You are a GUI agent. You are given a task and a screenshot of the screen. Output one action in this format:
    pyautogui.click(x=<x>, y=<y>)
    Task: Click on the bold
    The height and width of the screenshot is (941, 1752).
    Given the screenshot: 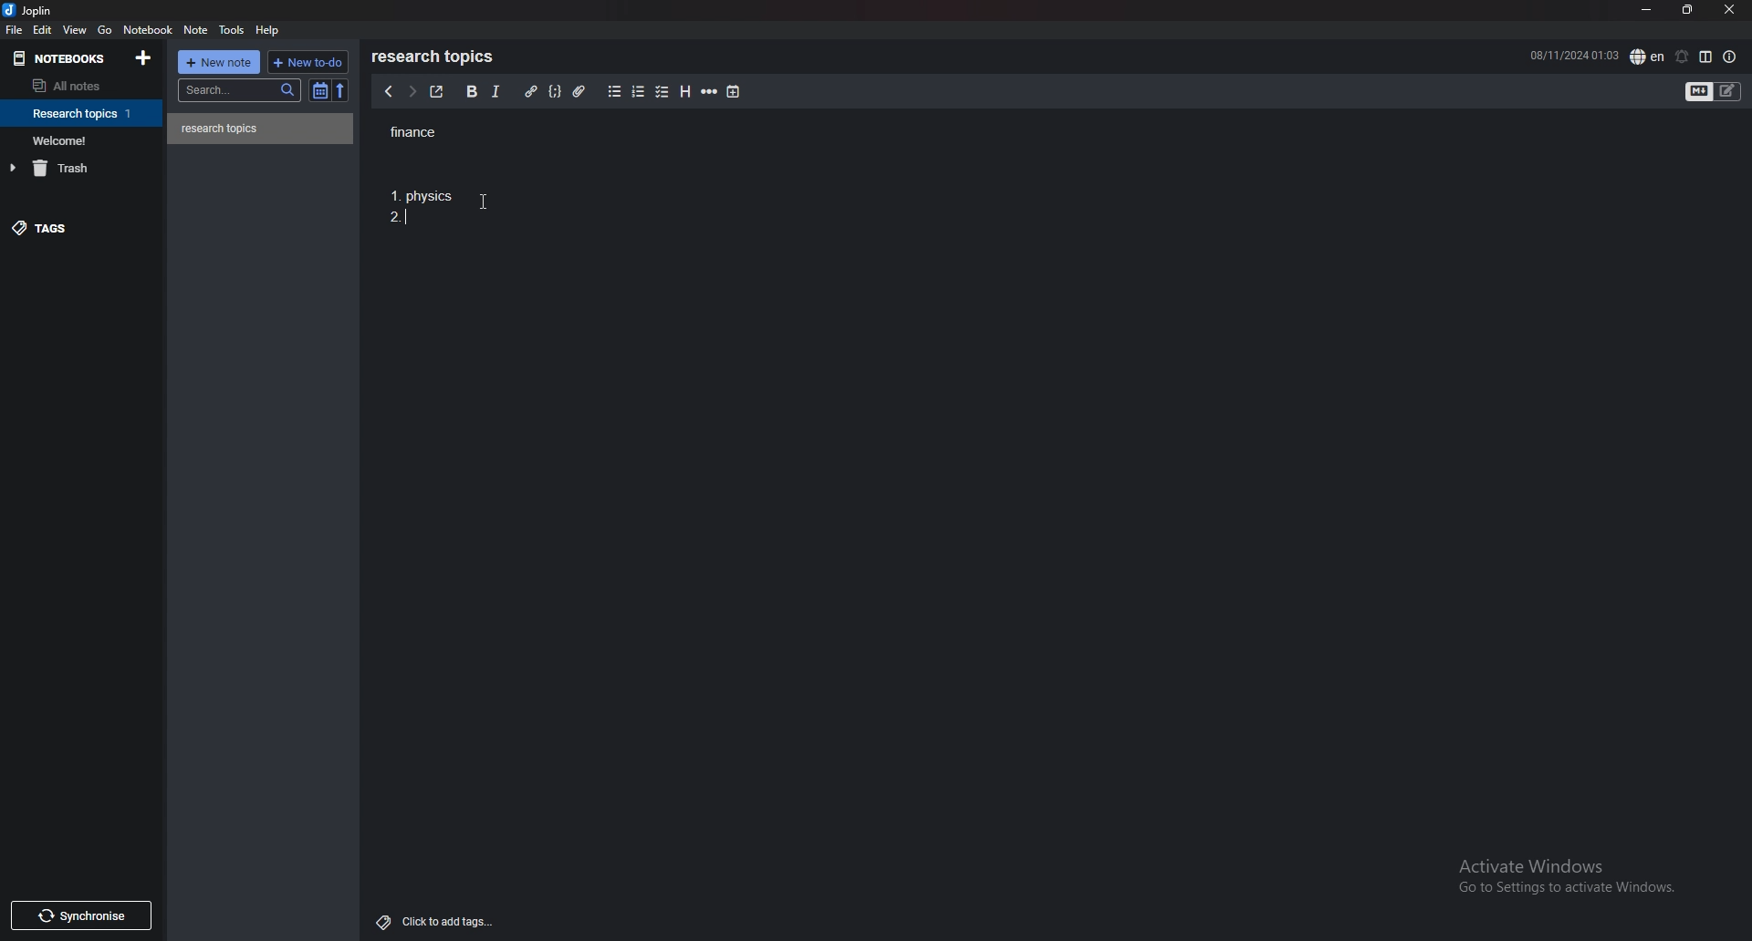 What is the action you would take?
    pyautogui.click(x=470, y=91)
    